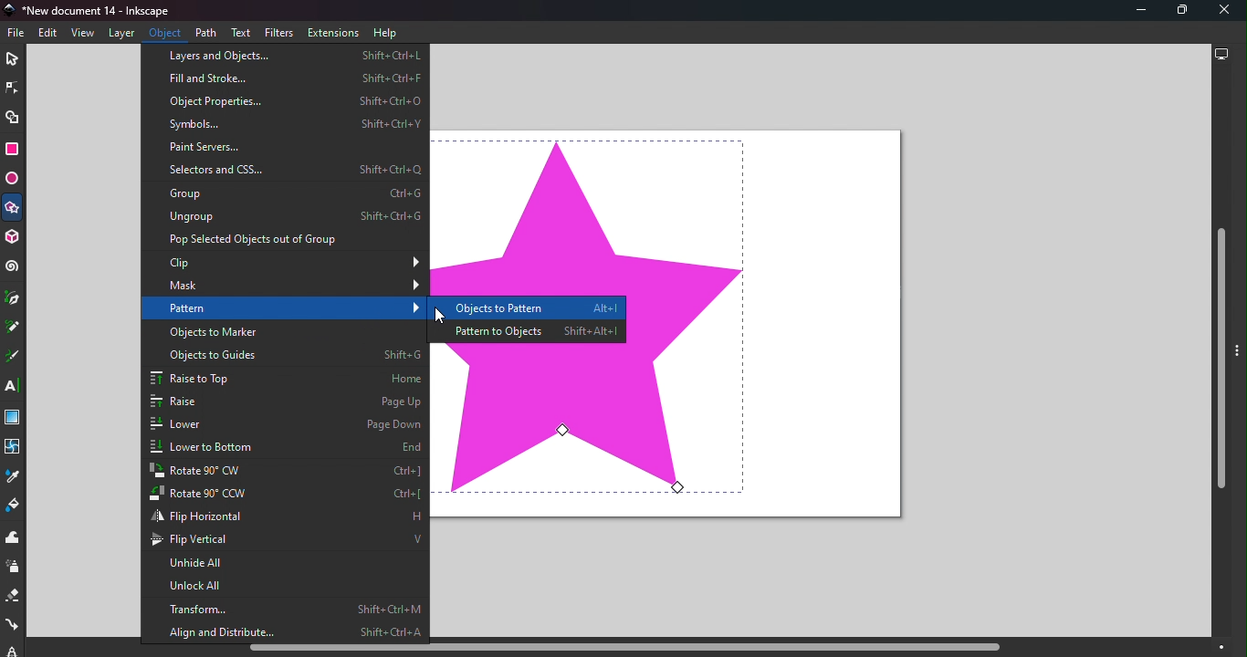 The height and width of the screenshot is (657, 1247). Describe the element at coordinates (15, 452) in the screenshot. I see `Mesh tool` at that location.